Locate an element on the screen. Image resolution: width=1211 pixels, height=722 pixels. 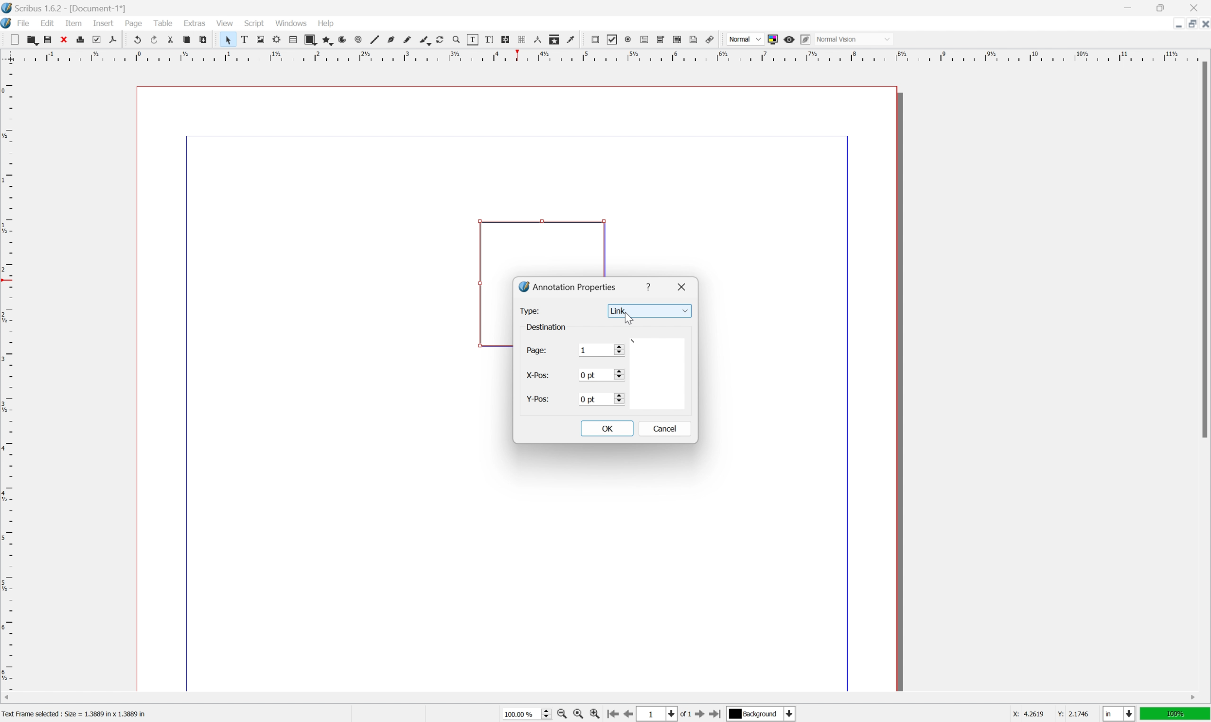
render frame is located at coordinates (277, 39).